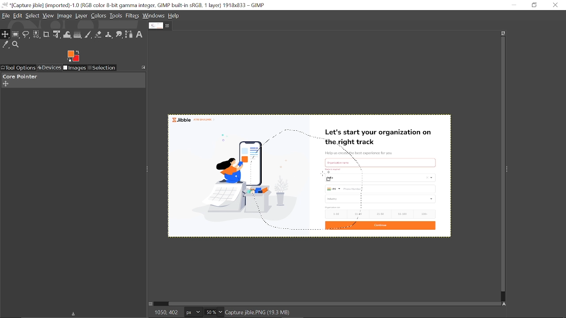 The height and width of the screenshot is (318, 566). What do you see at coordinates (381, 189) in the screenshot?
I see `Phon Numbers` at bounding box center [381, 189].